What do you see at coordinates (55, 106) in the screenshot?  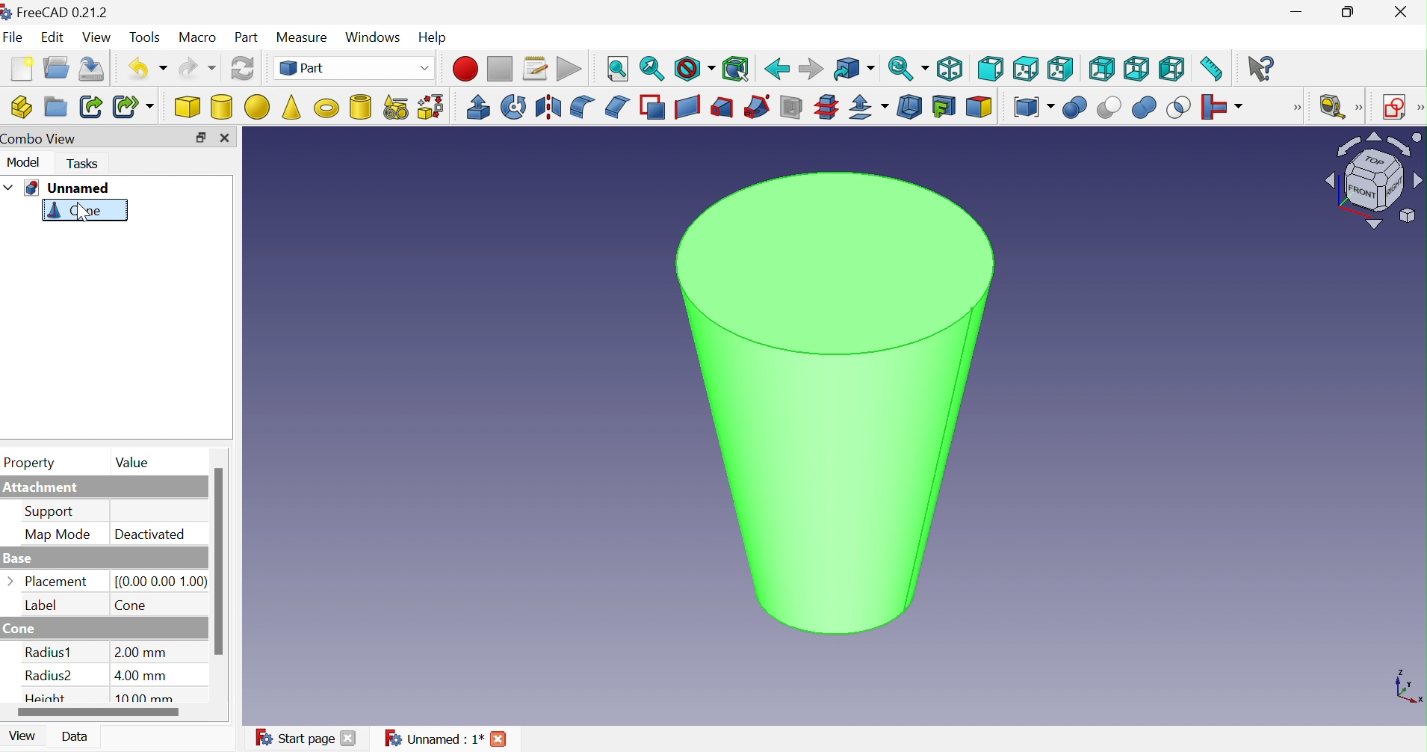 I see `Create group` at bounding box center [55, 106].